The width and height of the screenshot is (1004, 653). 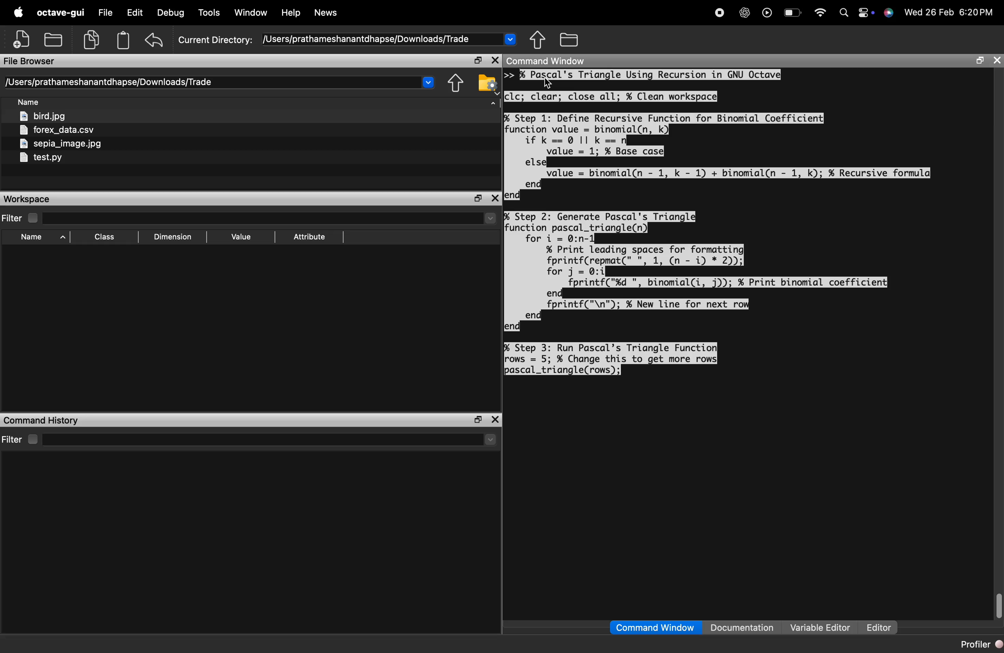 I want to click on Filter, so click(x=21, y=219).